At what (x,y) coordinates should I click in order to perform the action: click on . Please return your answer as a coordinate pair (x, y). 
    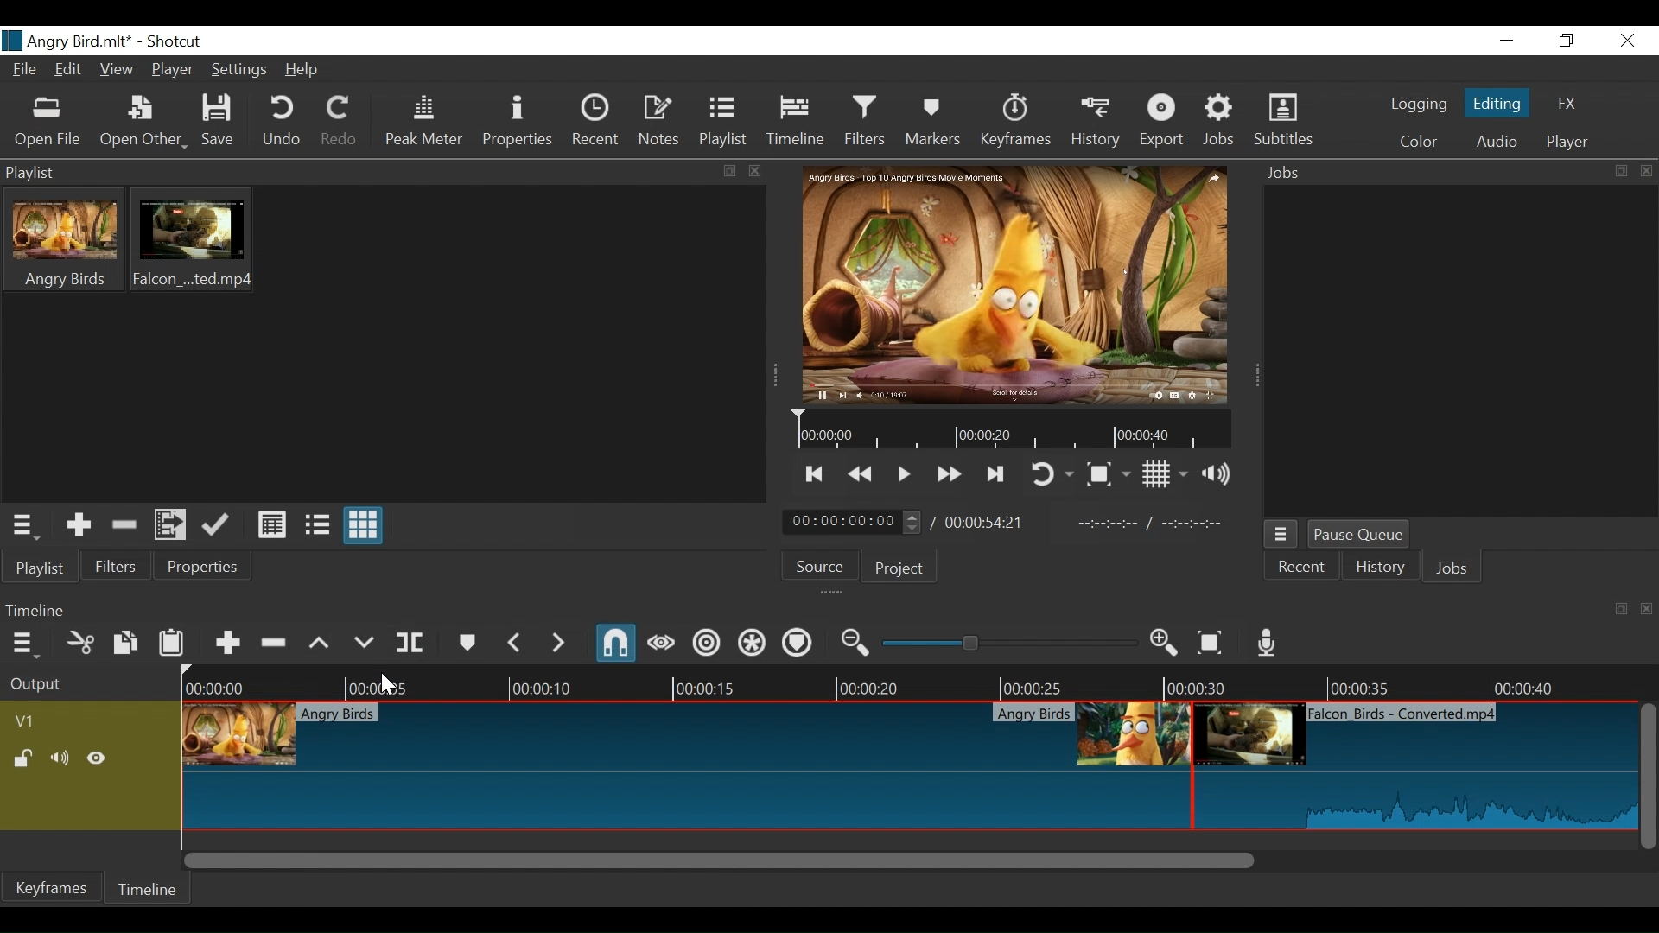
    Looking at the image, I should click on (560, 642).